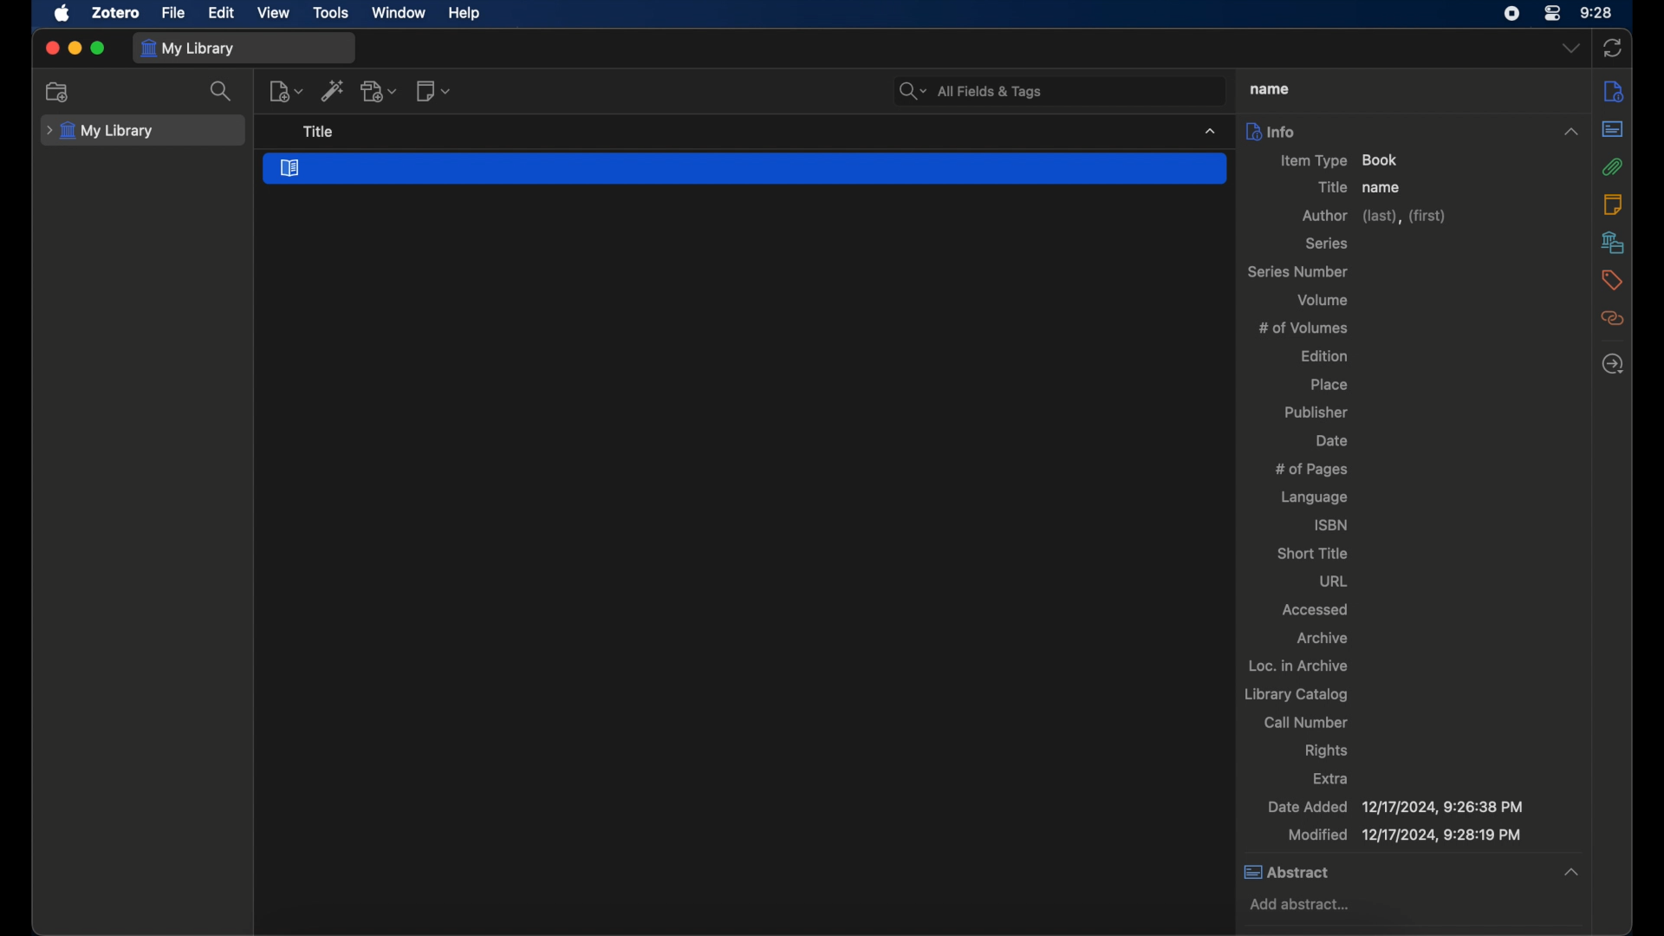  Describe the element at coordinates (1306, 328) in the screenshot. I see `no of volumes` at that location.